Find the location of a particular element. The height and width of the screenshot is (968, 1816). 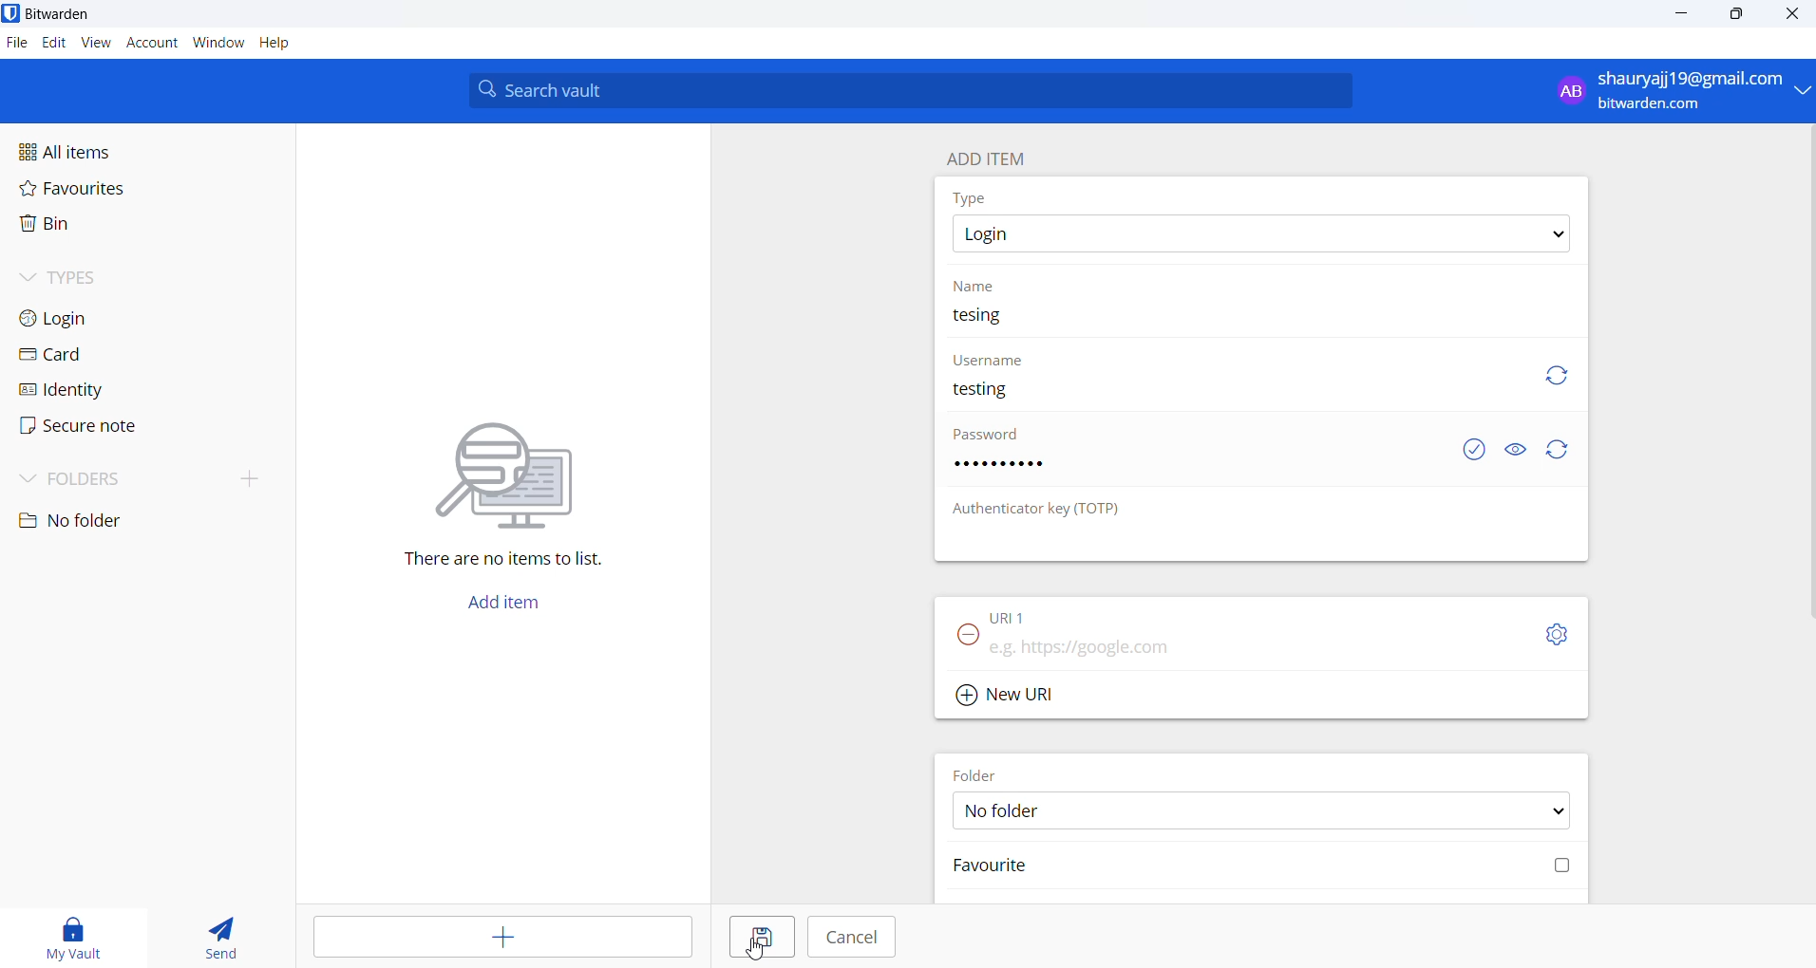

add item is located at coordinates (507, 940).